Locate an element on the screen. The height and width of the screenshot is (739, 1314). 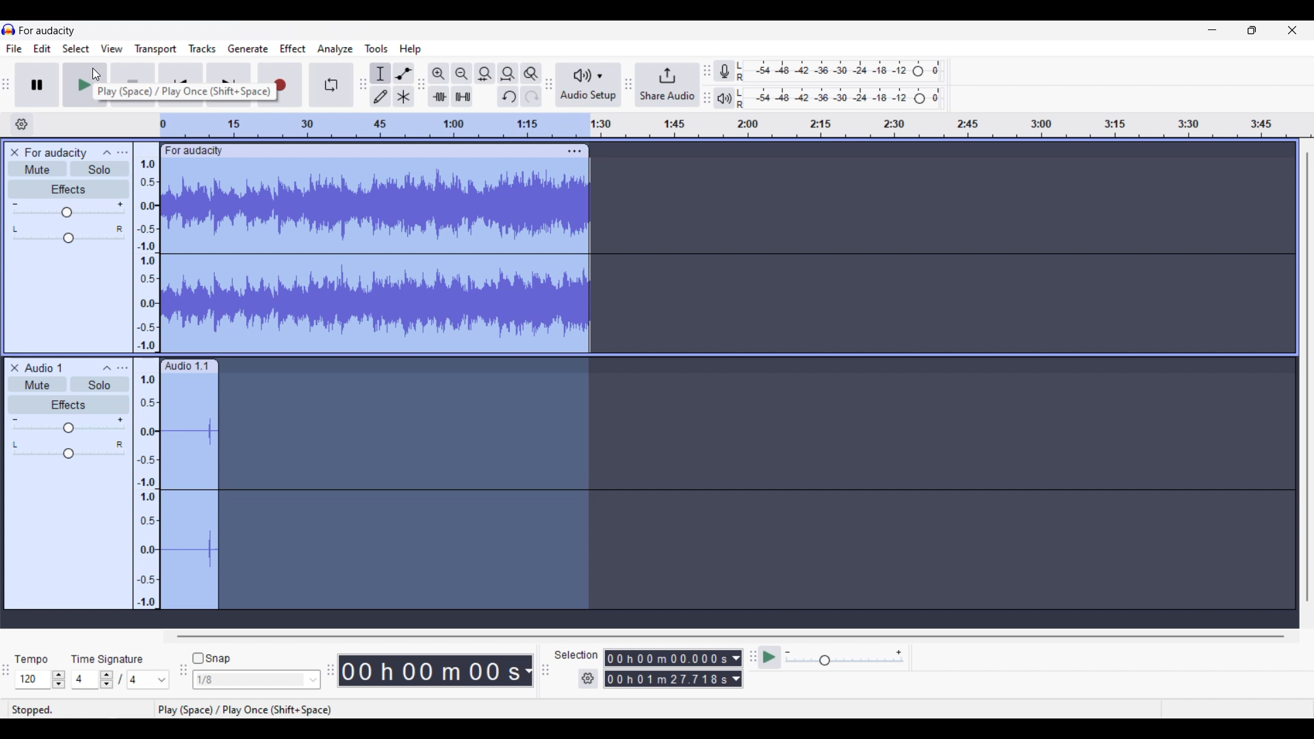
Selection tool is located at coordinates (381, 74).